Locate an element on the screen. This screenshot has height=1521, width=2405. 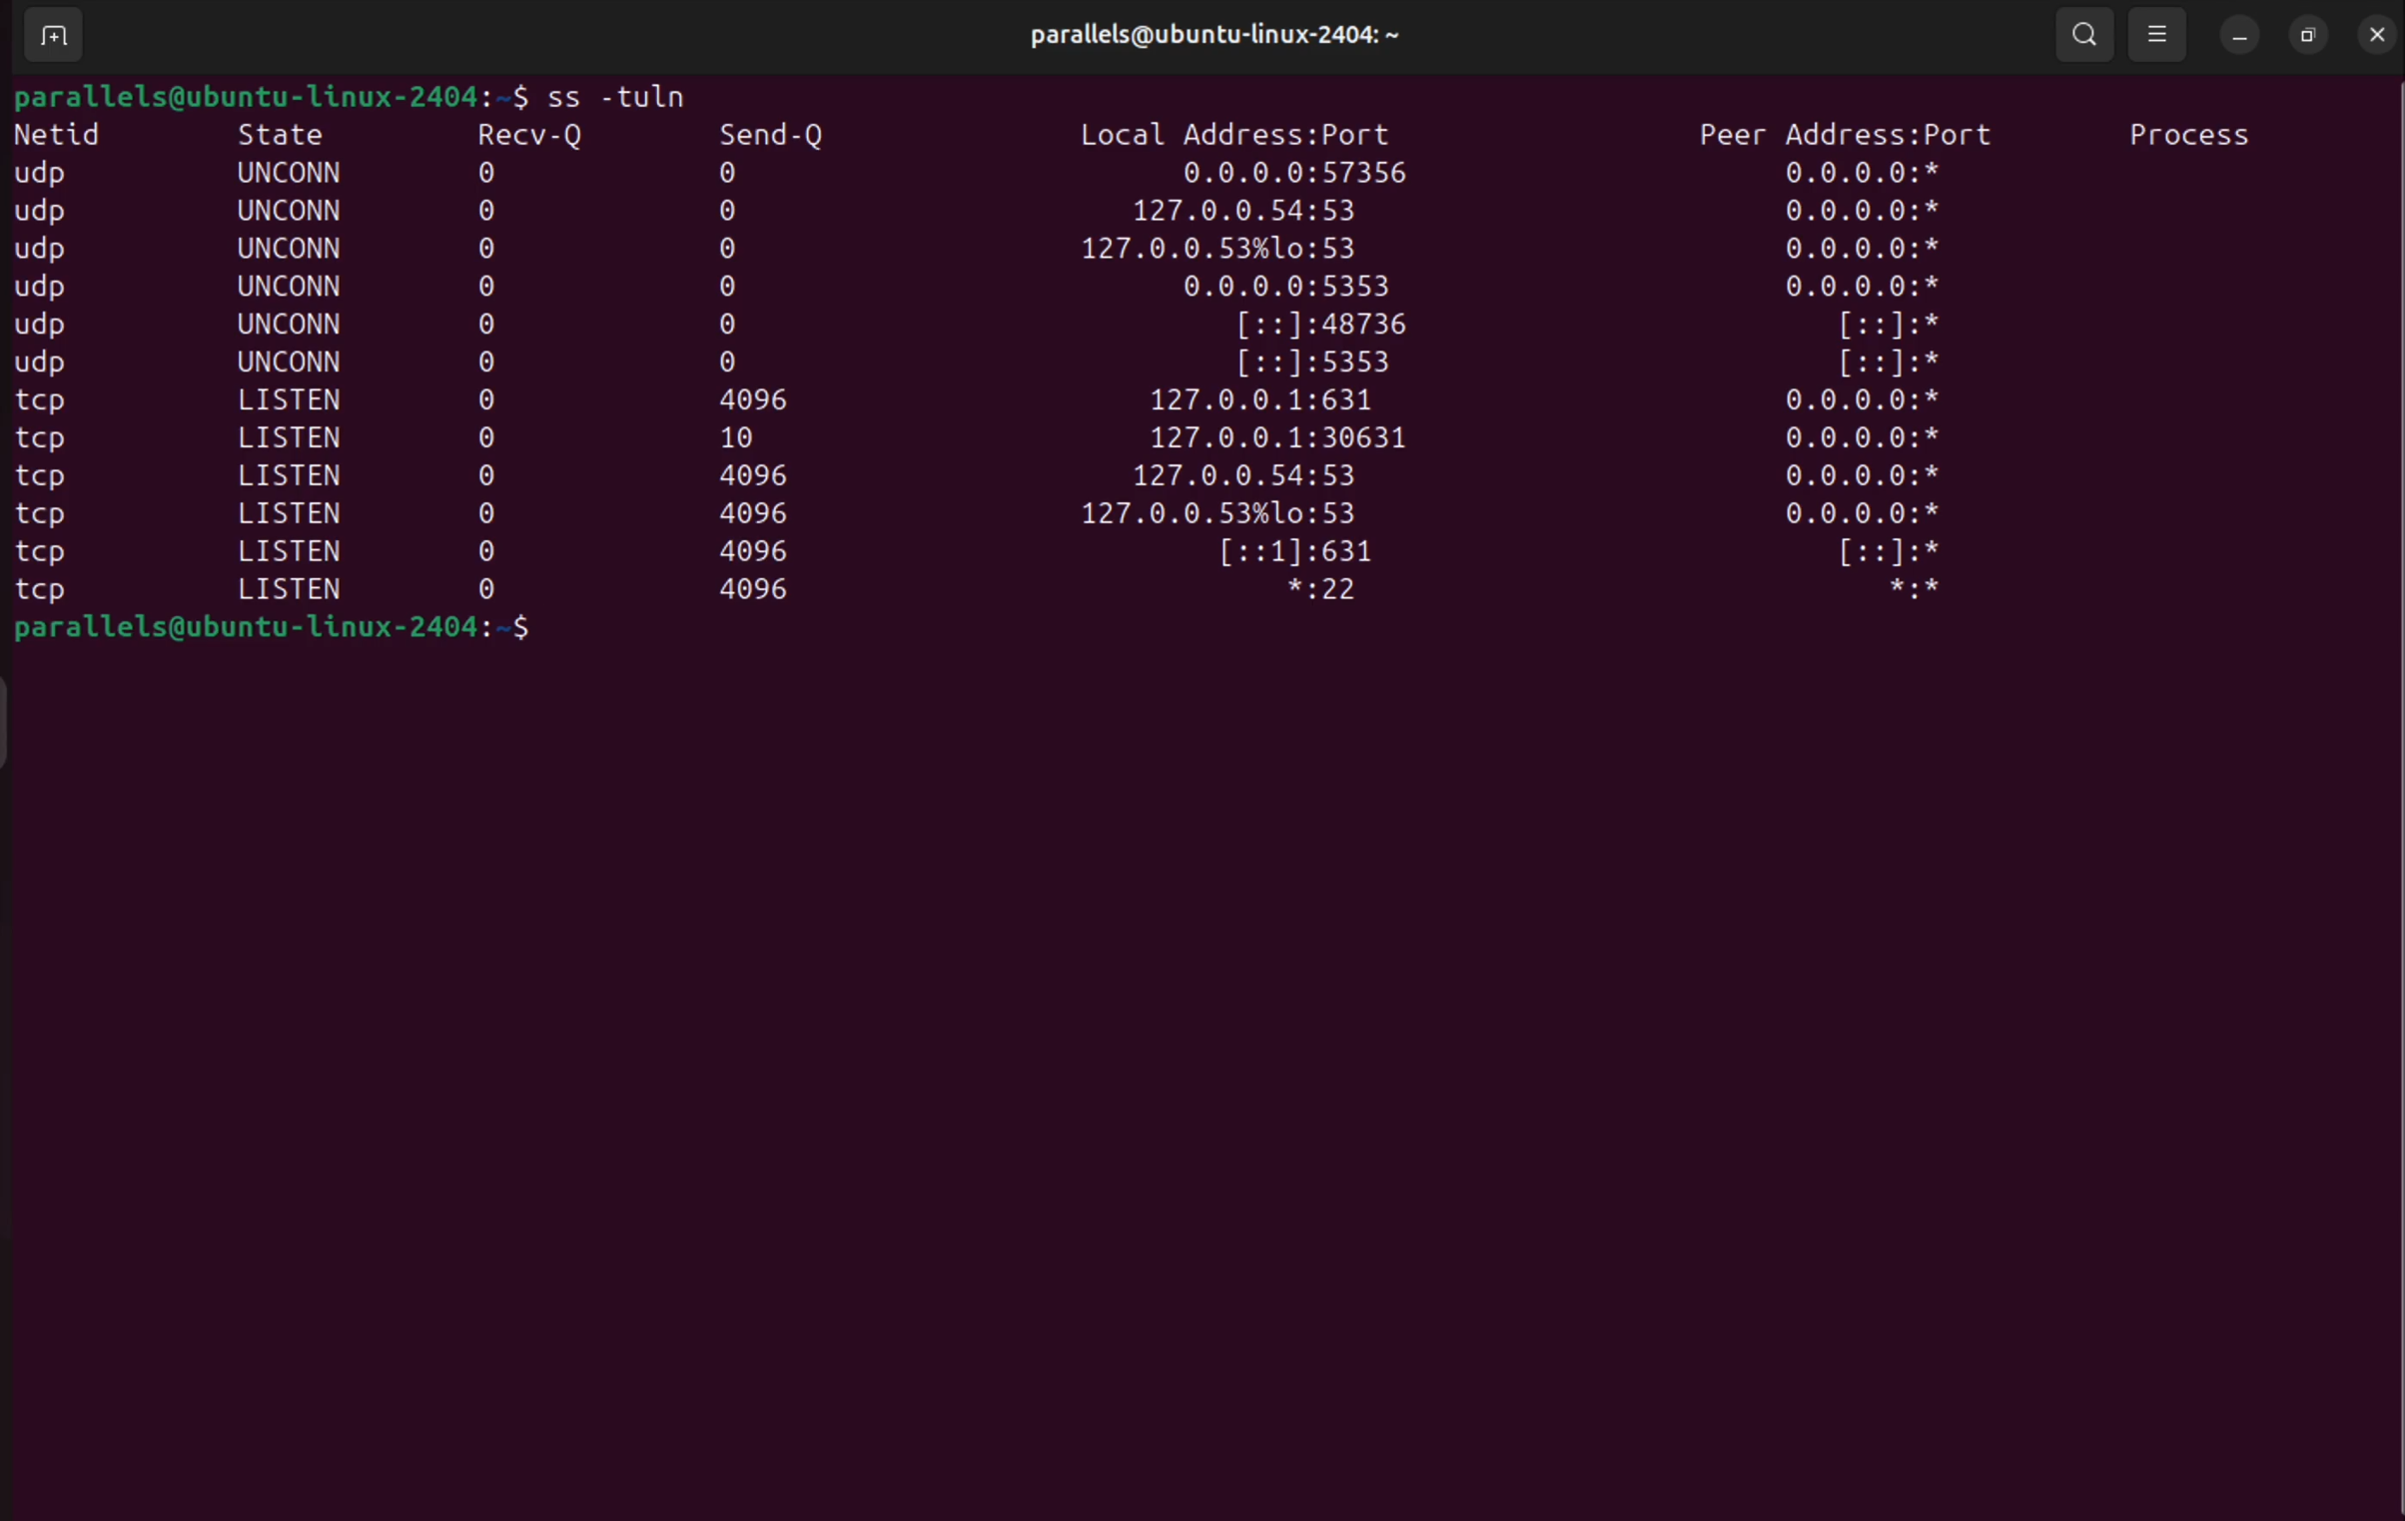
 is located at coordinates (487, 475).